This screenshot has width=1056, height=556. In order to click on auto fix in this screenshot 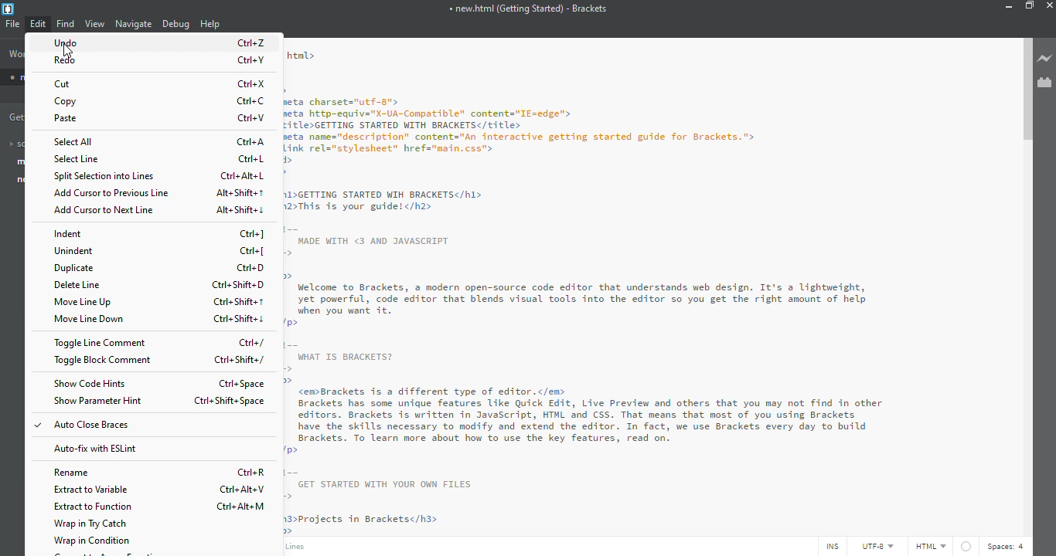, I will do `click(95, 449)`.